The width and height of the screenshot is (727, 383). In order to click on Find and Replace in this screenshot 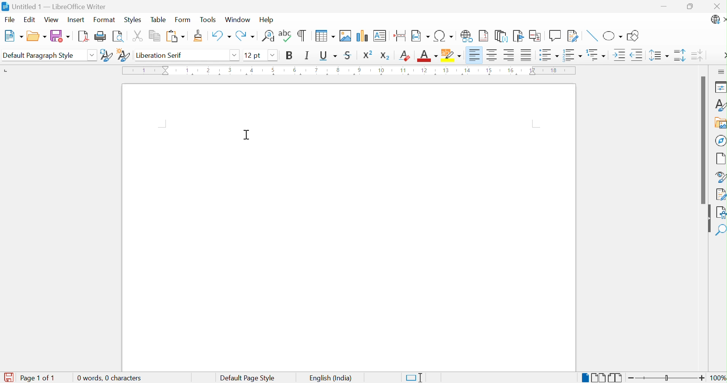, I will do `click(268, 36)`.